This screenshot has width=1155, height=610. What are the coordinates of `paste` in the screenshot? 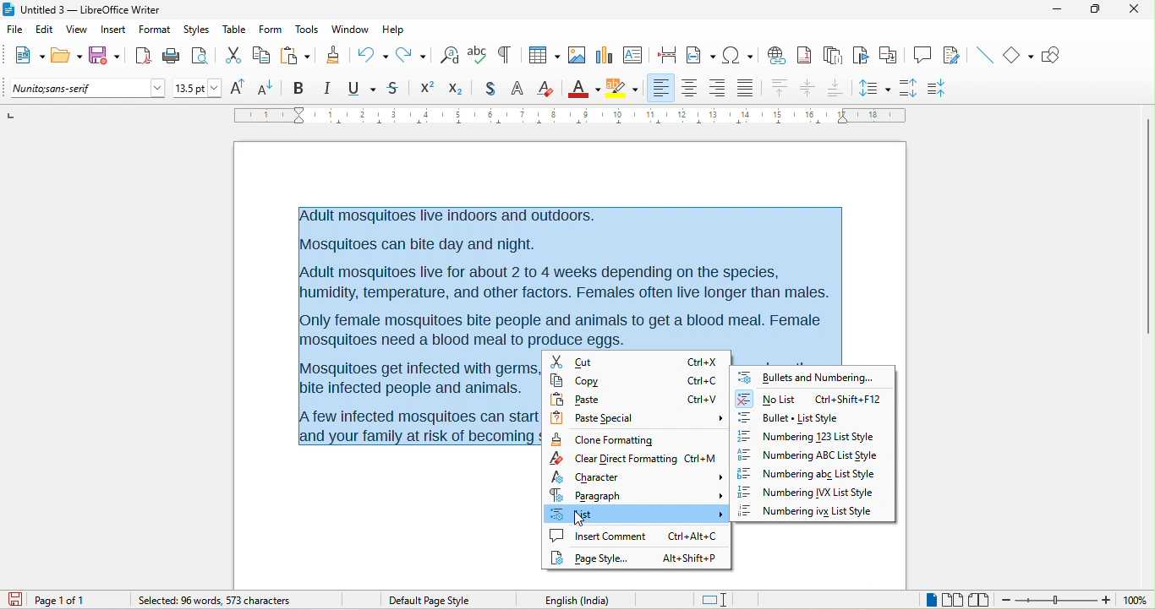 It's located at (300, 54).